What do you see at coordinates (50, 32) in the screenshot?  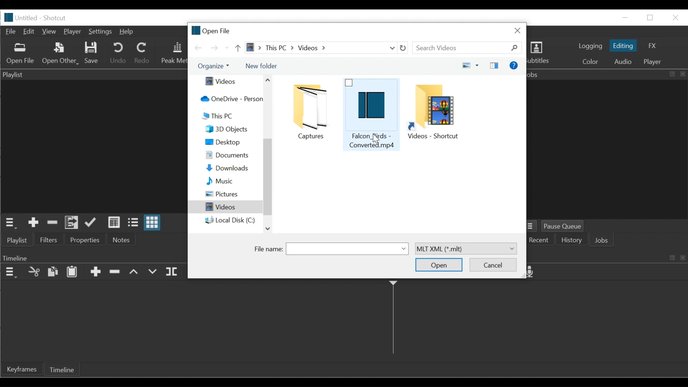 I see `View` at bounding box center [50, 32].